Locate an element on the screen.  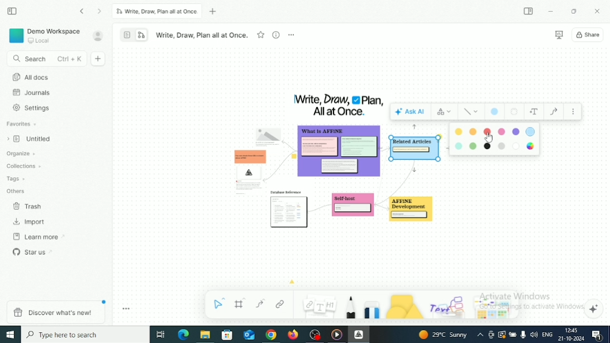
Switch is located at coordinates (134, 34).